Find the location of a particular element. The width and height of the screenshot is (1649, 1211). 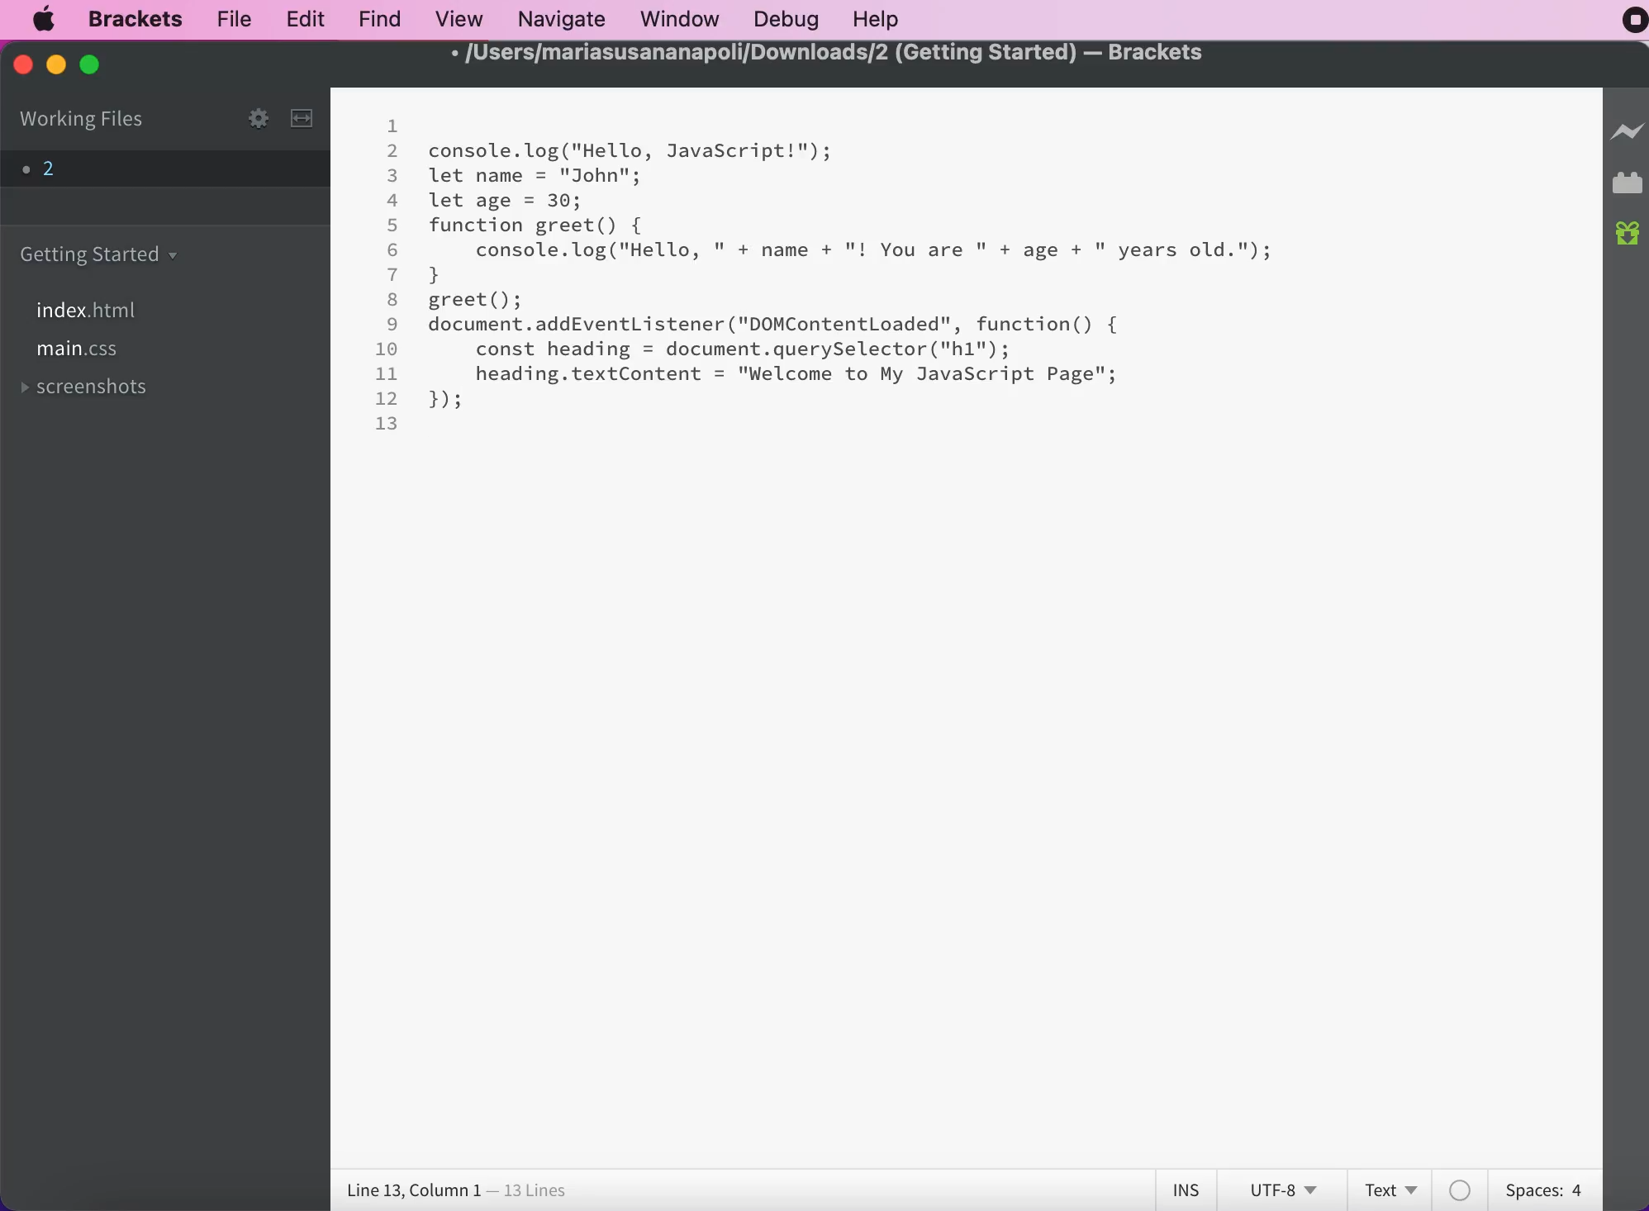

index.html is located at coordinates (93, 309).